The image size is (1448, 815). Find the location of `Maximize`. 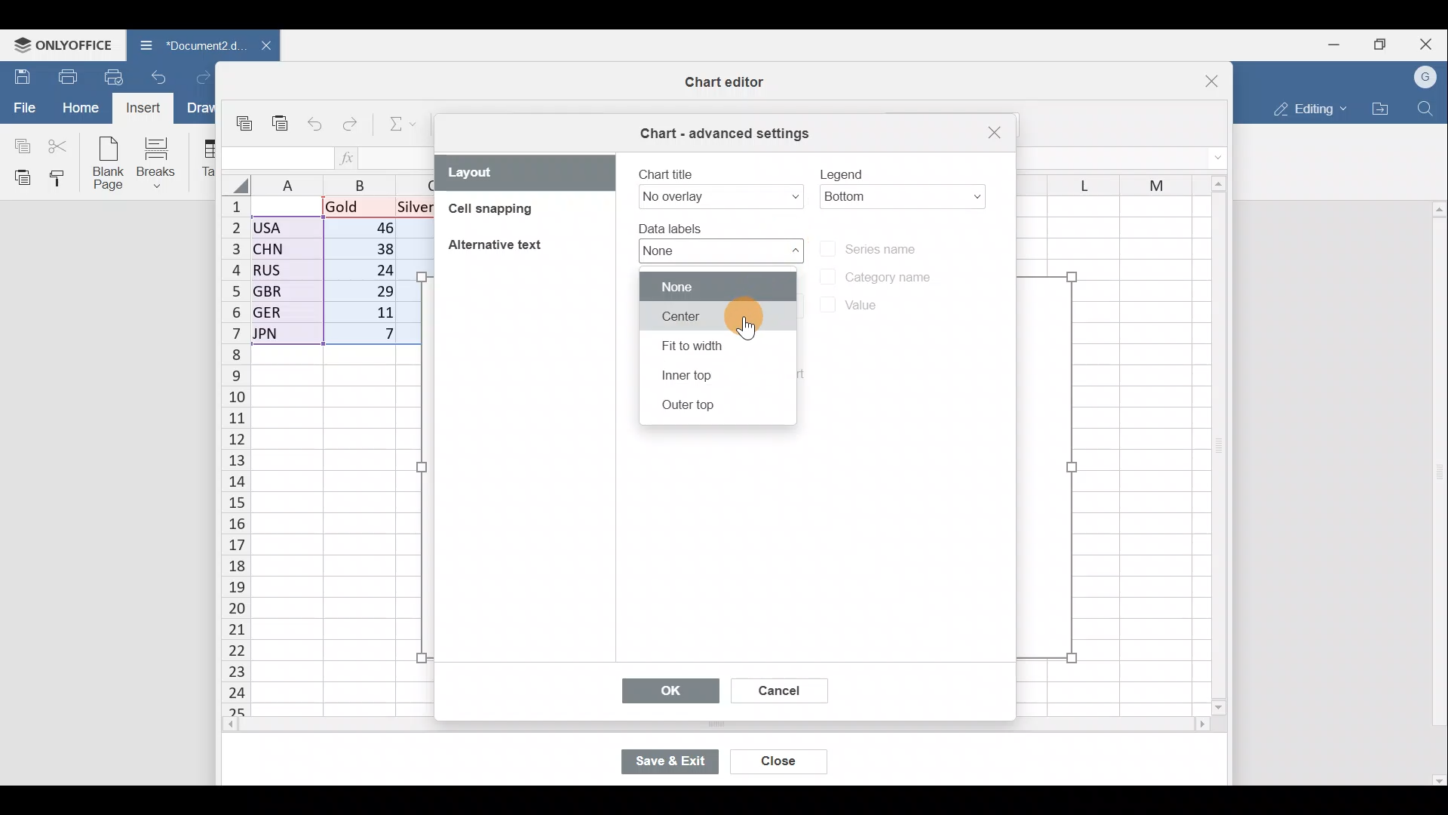

Maximize is located at coordinates (1386, 43).